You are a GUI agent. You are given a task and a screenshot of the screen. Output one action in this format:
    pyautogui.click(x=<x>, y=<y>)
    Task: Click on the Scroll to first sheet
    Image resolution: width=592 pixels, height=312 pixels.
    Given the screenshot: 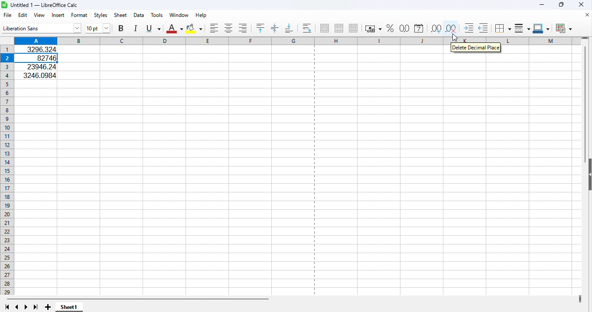 What is the action you would take?
    pyautogui.click(x=7, y=307)
    